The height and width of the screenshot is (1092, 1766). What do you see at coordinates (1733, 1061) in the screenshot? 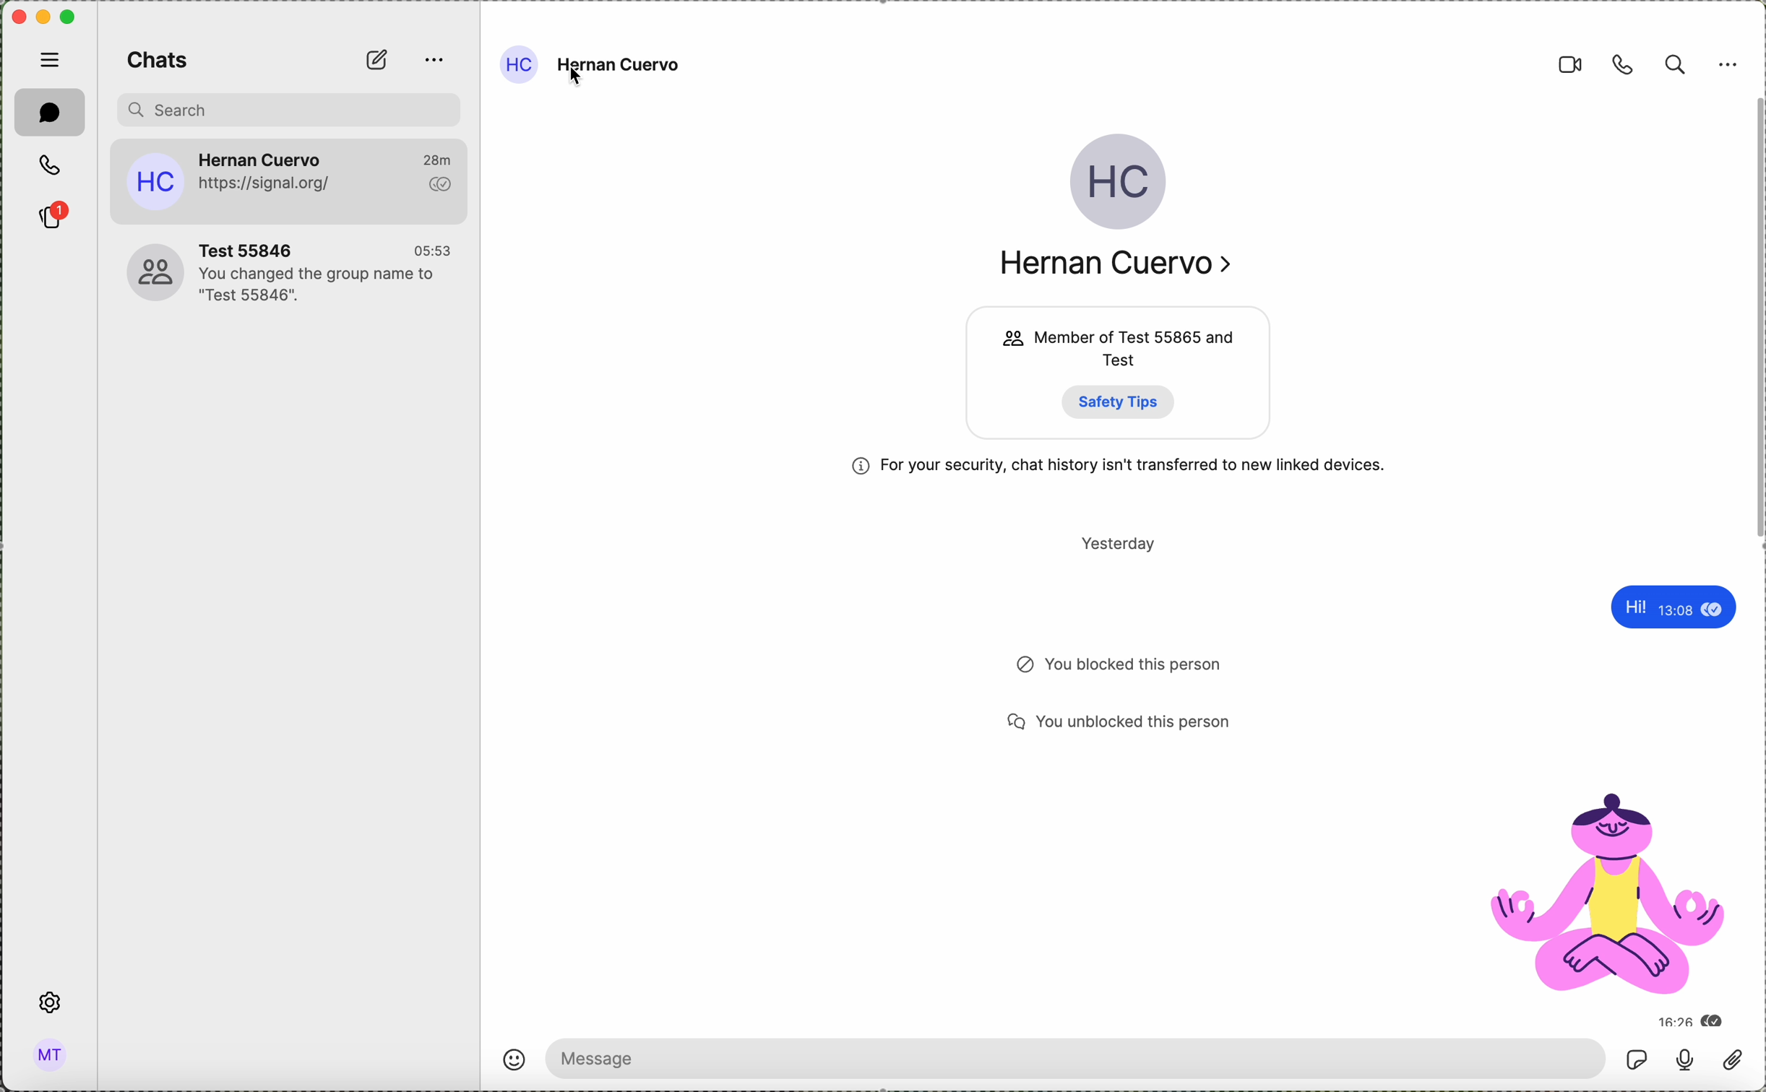
I see `attach file` at bounding box center [1733, 1061].